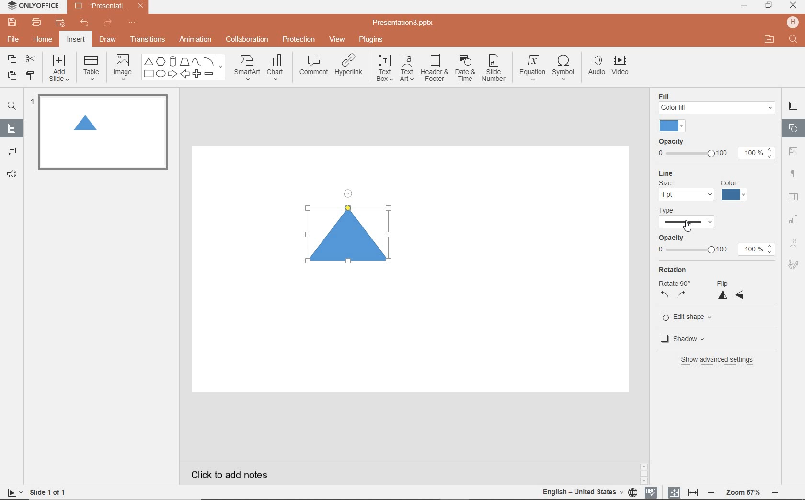  What do you see at coordinates (36, 23) in the screenshot?
I see `PRINT` at bounding box center [36, 23].